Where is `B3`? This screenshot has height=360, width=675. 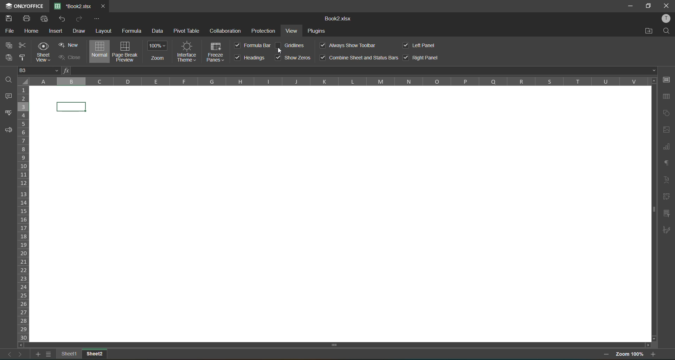 B3 is located at coordinates (40, 70).